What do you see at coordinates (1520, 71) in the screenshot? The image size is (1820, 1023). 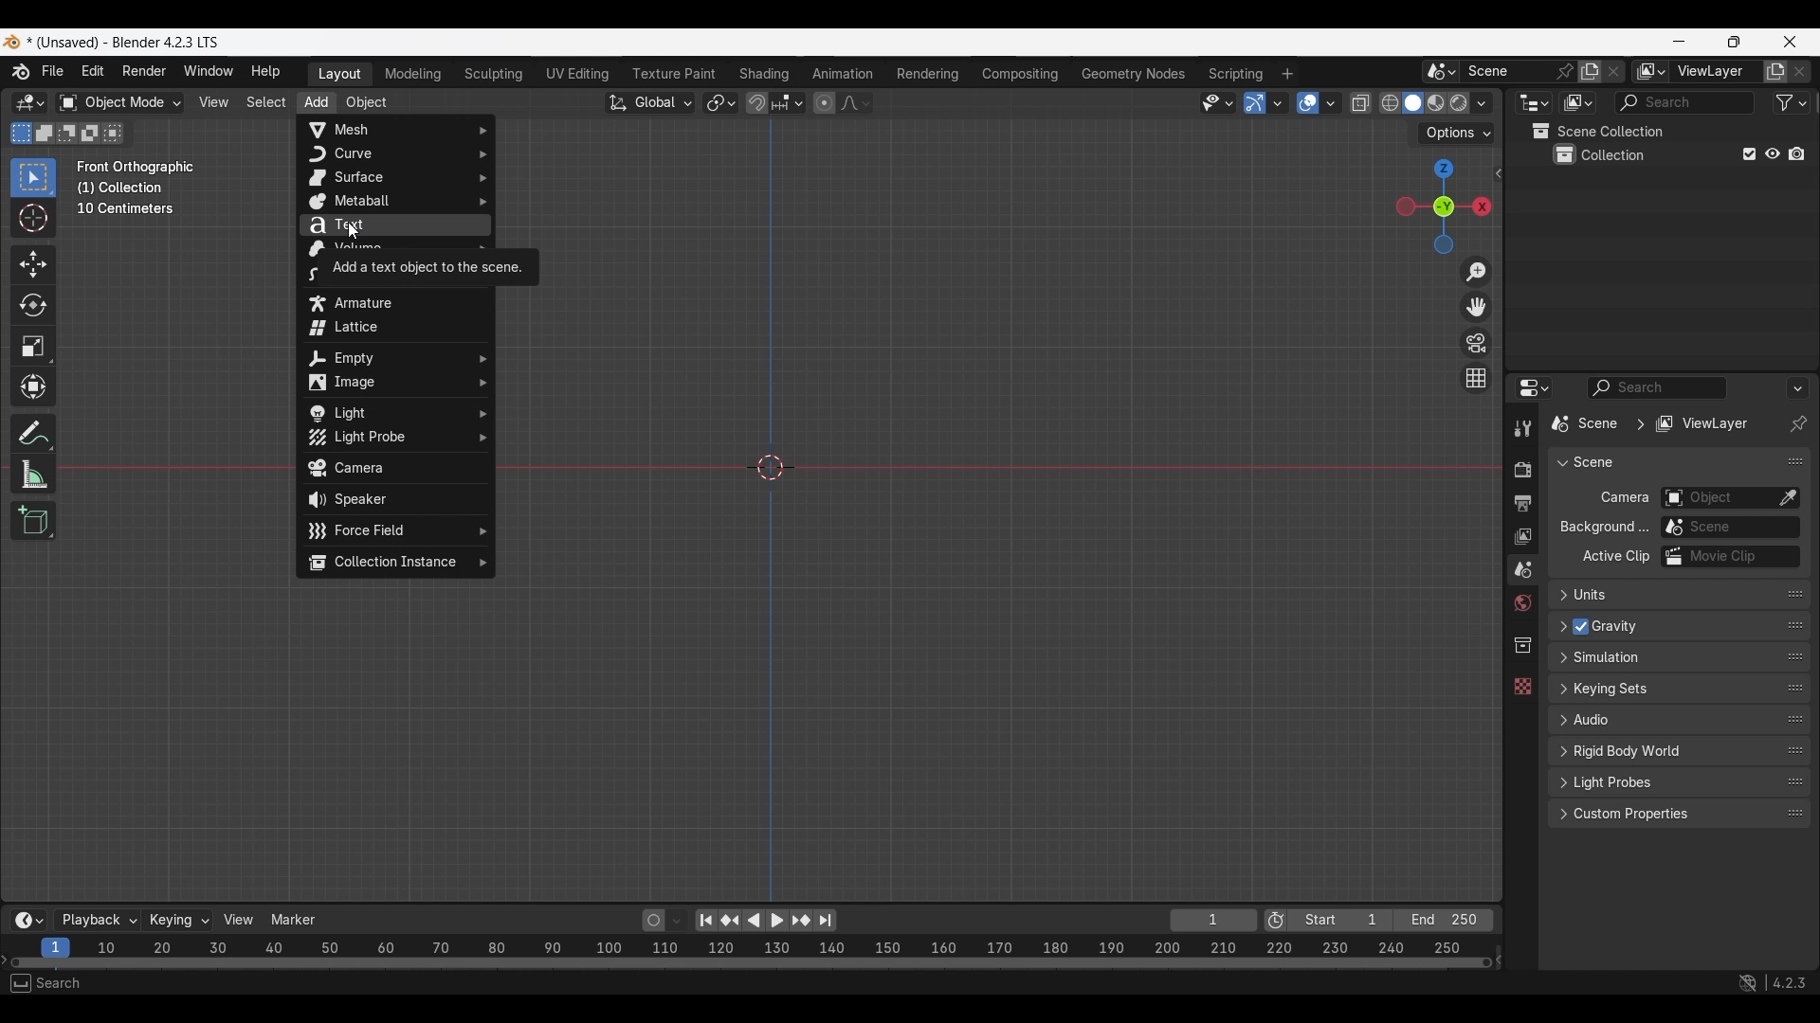 I see `Pin scene to workspace` at bounding box center [1520, 71].